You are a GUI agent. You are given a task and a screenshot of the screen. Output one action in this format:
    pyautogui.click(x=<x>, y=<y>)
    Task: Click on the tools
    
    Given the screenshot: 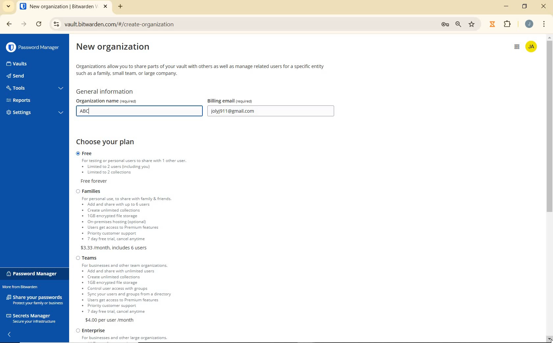 What is the action you would take?
    pyautogui.click(x=34, y=89)
    